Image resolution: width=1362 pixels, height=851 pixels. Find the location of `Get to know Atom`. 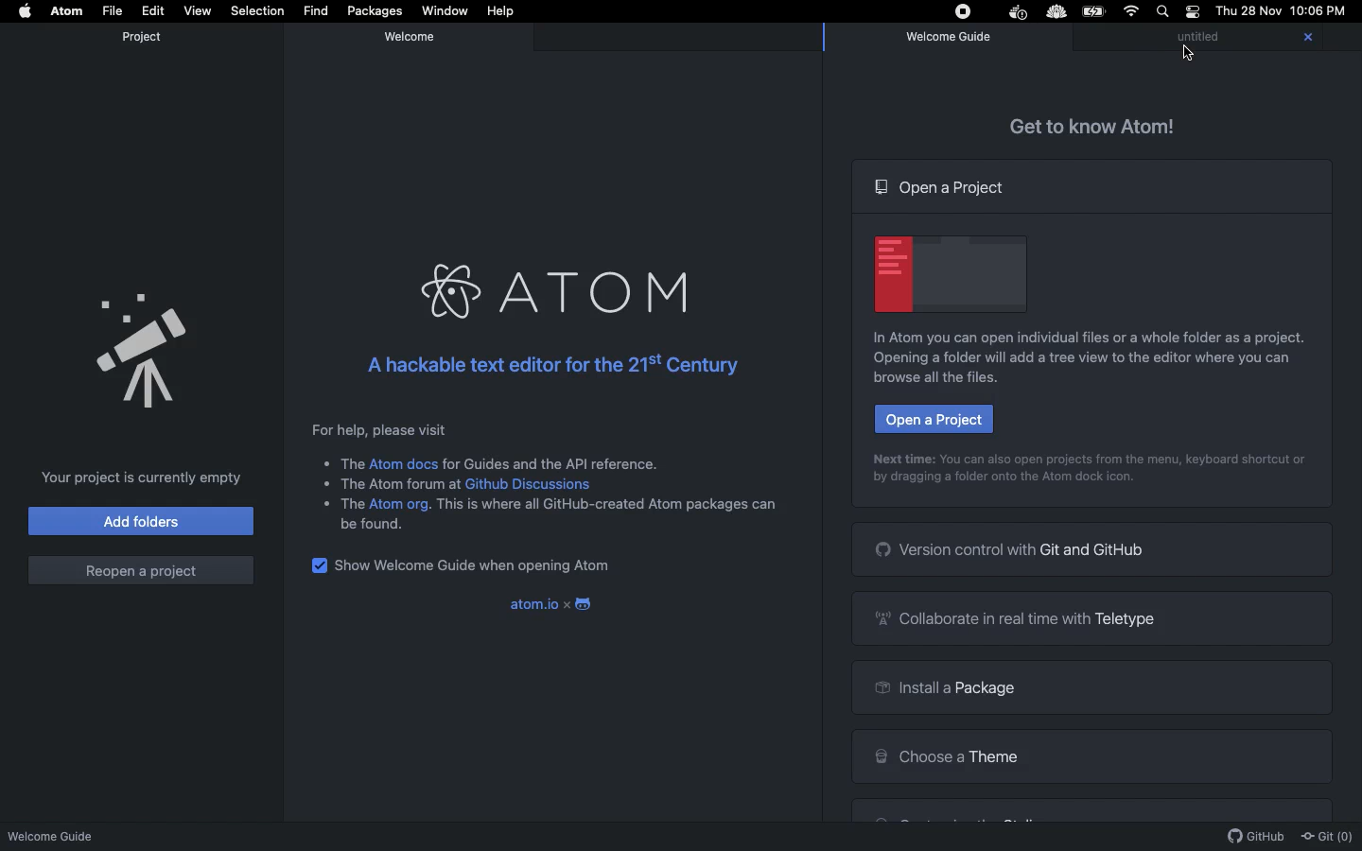

Get to know Atom is located at coordinates (1105, 126).